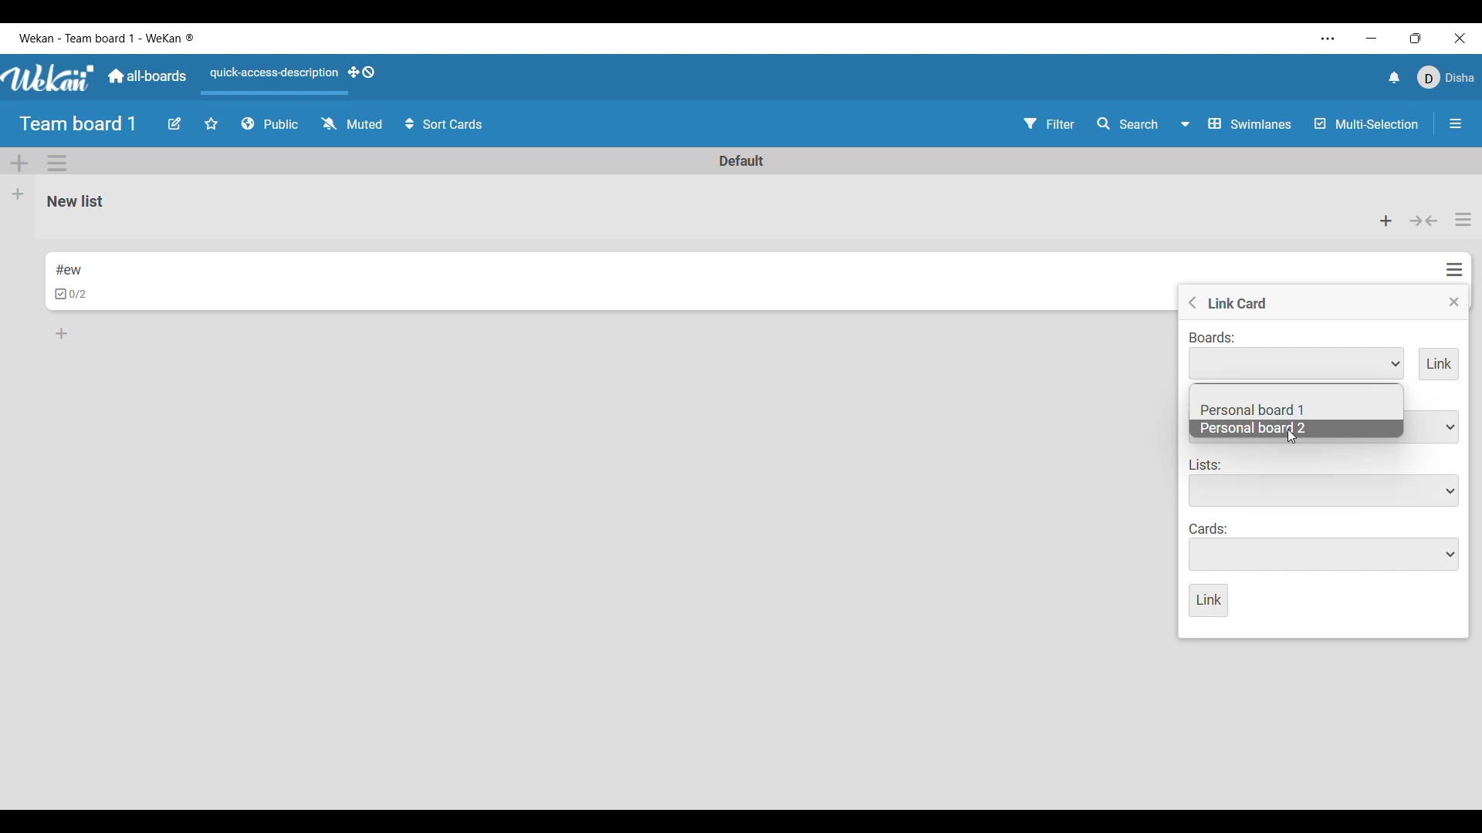 Image resolution: width=1482 pixels, height=833 pixels. Describe the element at coordinates (1209, 601) in the screenshot. I see `Save inputs made` at that location.